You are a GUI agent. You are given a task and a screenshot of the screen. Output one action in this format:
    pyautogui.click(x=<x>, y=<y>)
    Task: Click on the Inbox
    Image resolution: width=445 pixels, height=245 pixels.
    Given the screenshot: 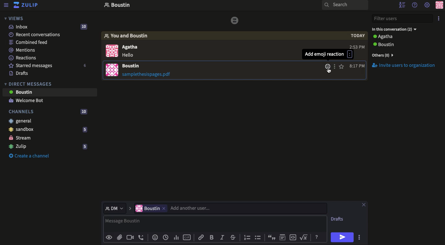 What is the action you would take?
    pyautogui.click(x=52, y=27)
    